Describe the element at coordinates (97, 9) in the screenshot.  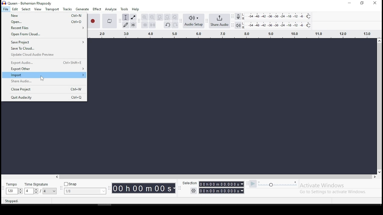
I see `effect` at that location.